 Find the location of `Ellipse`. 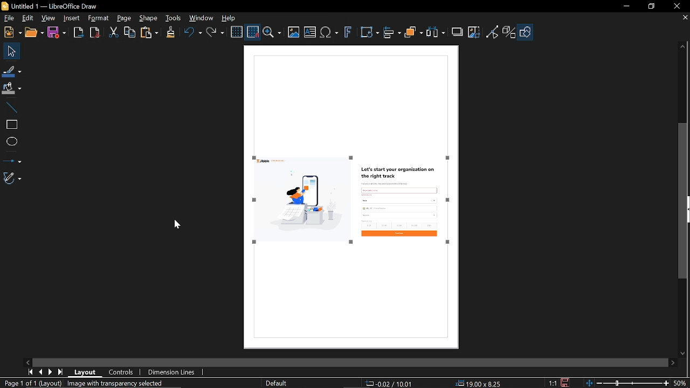

Ellipse is located at coordinates (10, 141).